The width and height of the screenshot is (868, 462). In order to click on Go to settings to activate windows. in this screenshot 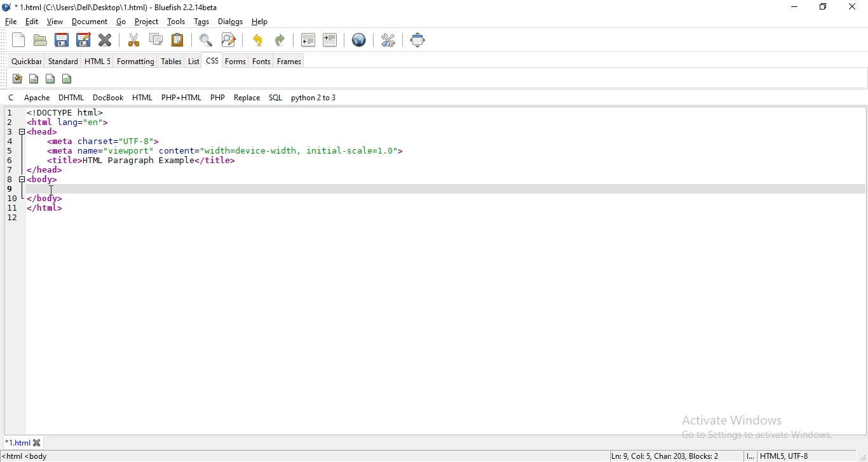, I will do `click(758, 435)`.